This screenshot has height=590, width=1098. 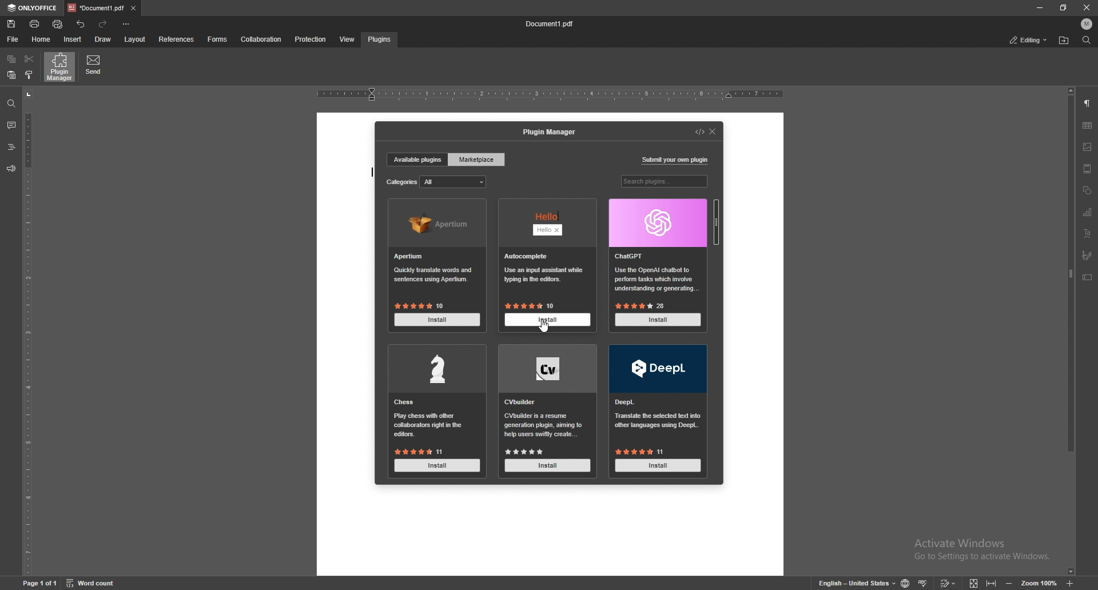 What do you see at coordinates (713, 131) in the screenshot?
I see `close` at bounding box center [713, 131].